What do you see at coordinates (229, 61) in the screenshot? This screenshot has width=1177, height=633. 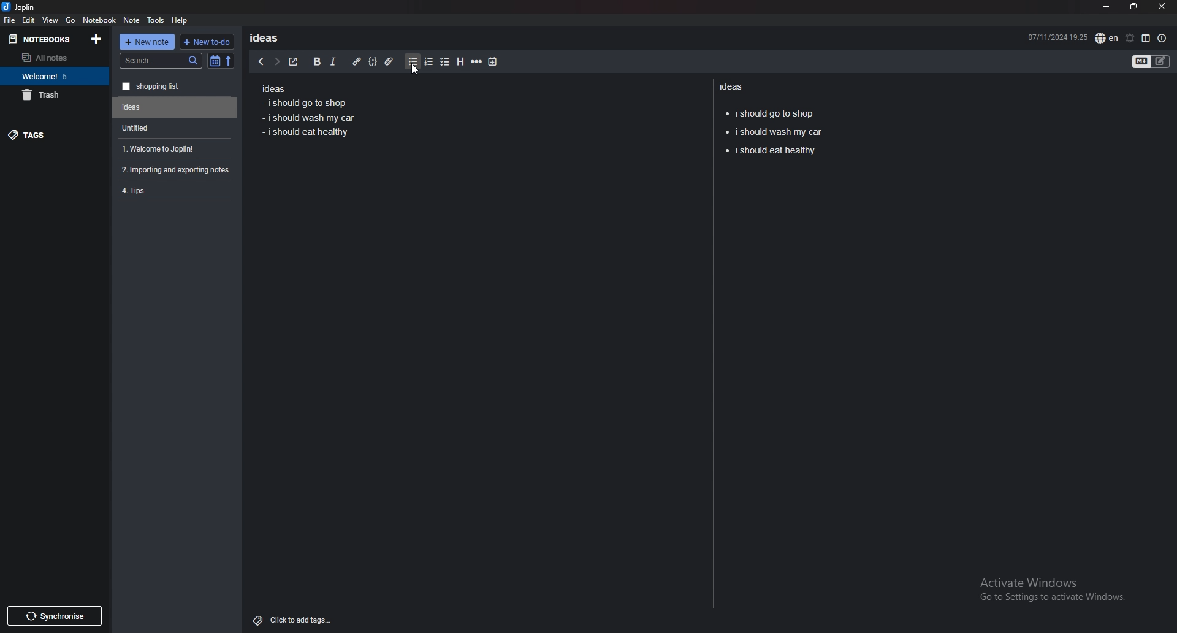 I see `reverse sort order` at bounding box center [229, 61].